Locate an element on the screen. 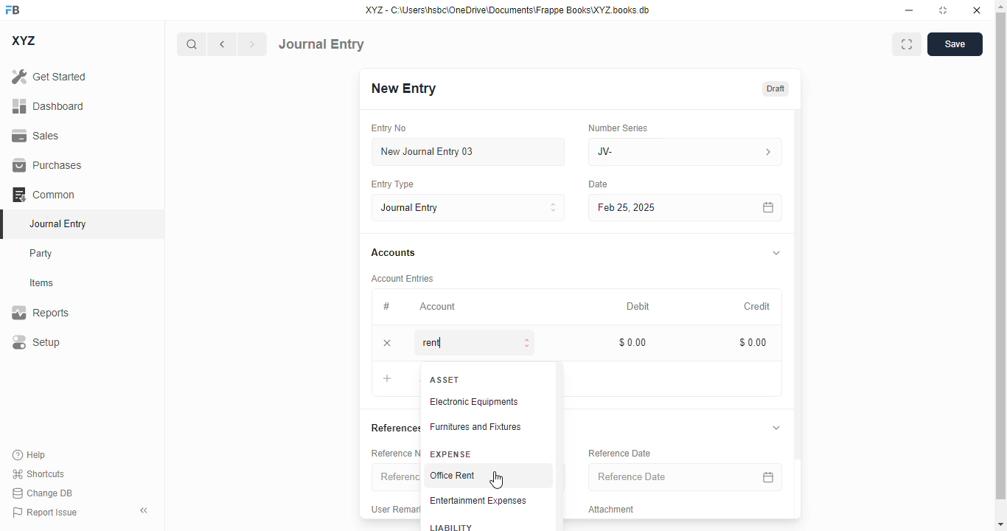 The height and width of the screenshot is (531, 1007). toggle sidebar is located at coordinates (145, 510).